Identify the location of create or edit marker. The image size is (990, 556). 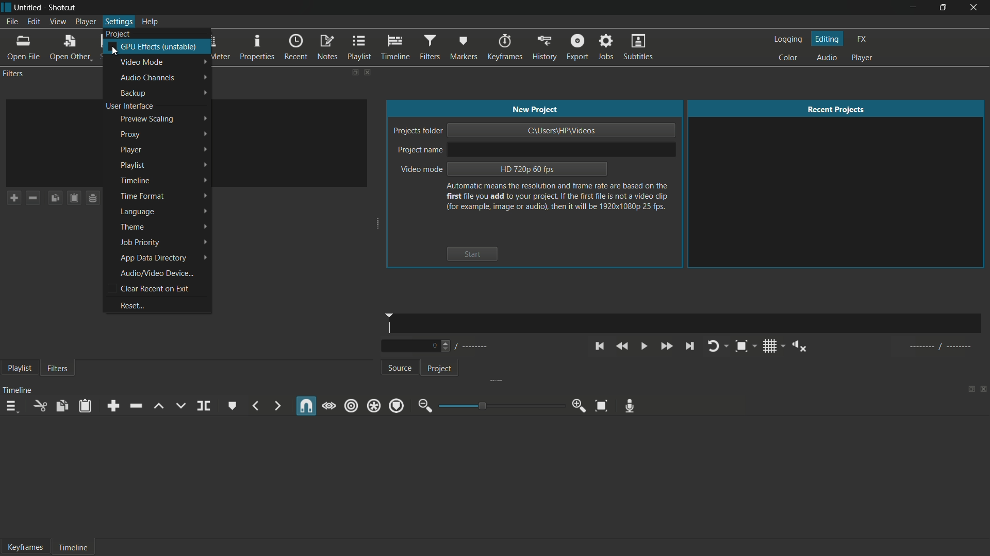
(230, 405).